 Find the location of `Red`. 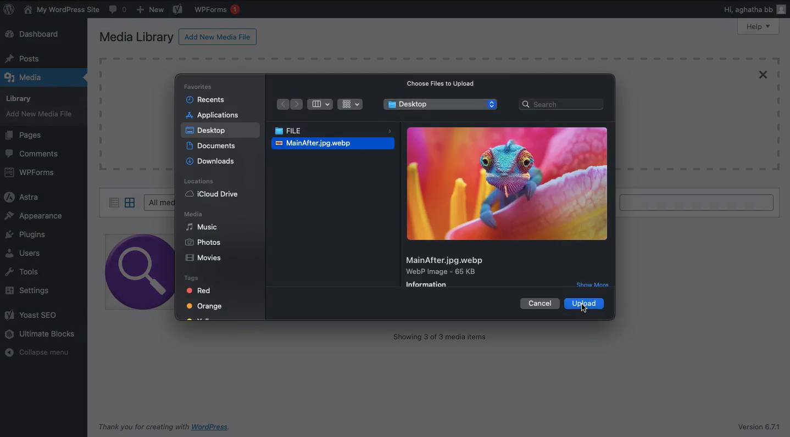

Red is located at coordinates (194, 292).